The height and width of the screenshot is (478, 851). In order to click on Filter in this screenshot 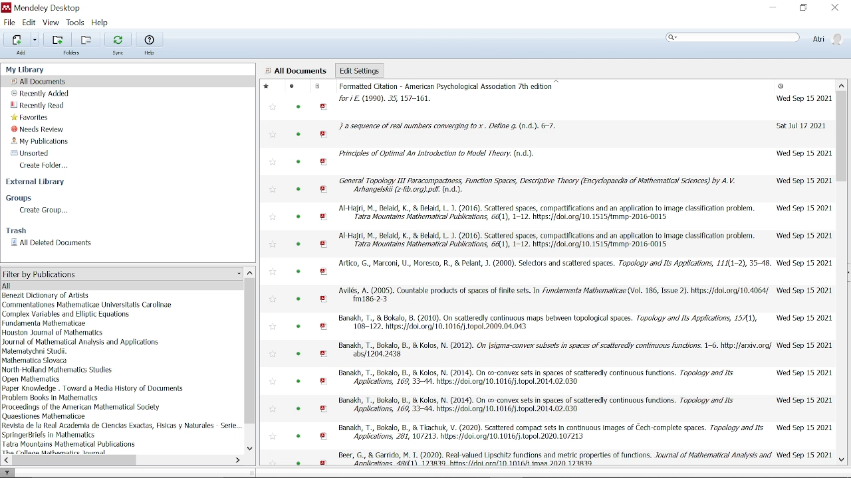, I will do `click(8, 472)`.